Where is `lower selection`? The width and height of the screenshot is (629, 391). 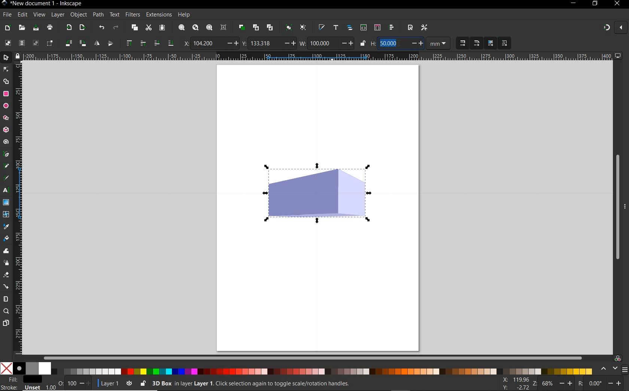 lower selection is located at coordinates (156, 43).